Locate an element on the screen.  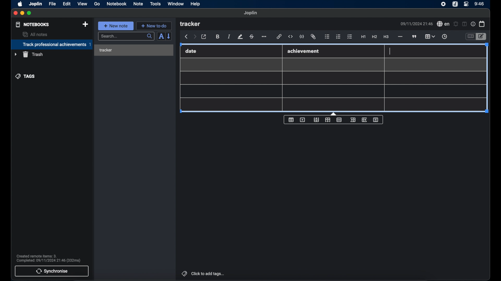
toggle editor layout is located at coordinates (464, 24).